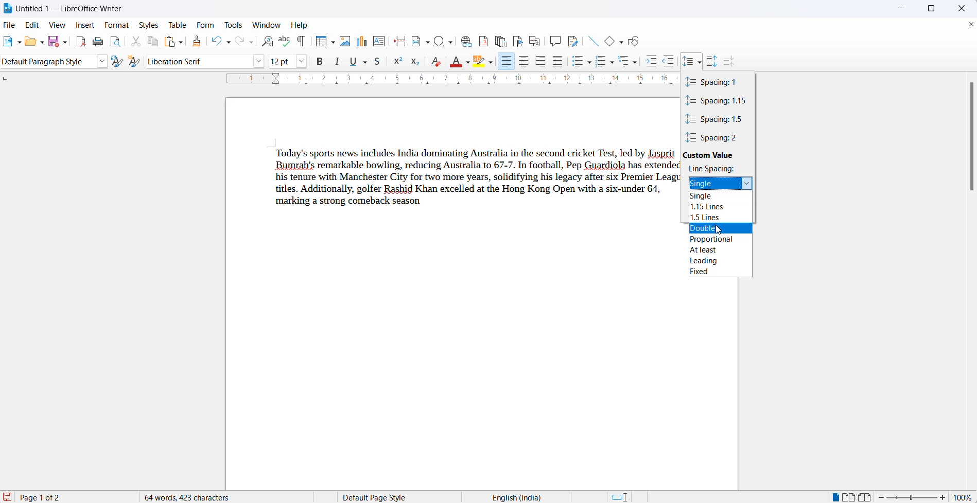 The image size is (977, 503). Describe the element at coordinates (943, 496) in the screenshot. I see `increase zoom` at that location.